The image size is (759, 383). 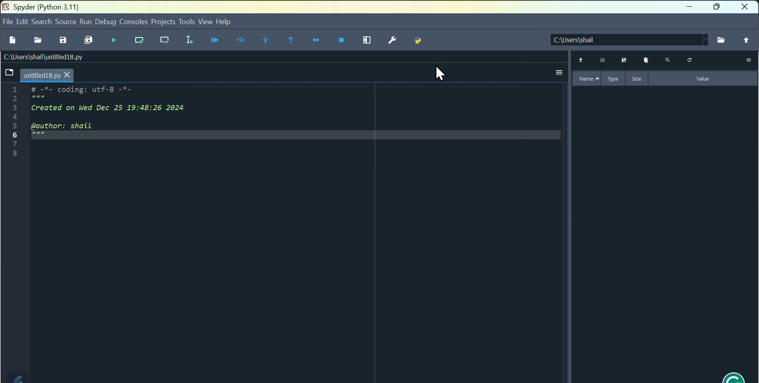 What do you see at coordinates (601, 59) in the screenshot?
I see `save data` at bounding box center [601, 59].